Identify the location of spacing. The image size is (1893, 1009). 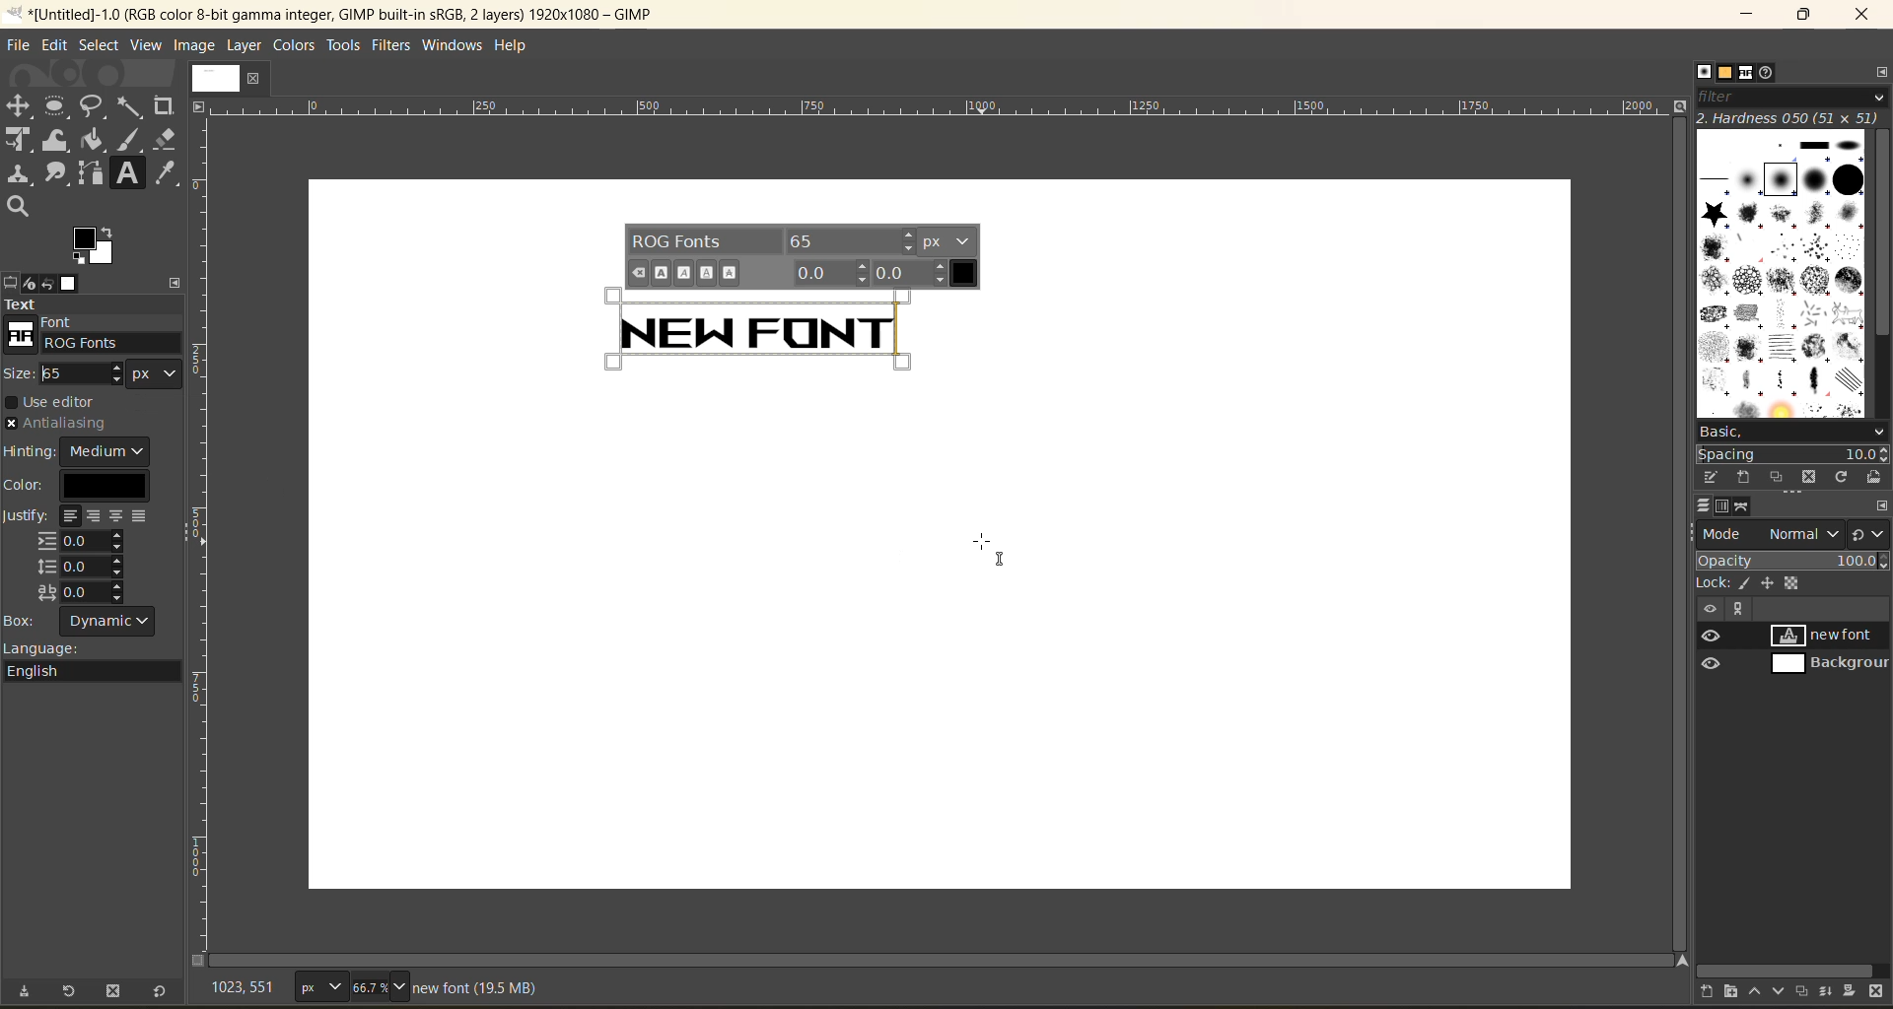
(1790, 454).